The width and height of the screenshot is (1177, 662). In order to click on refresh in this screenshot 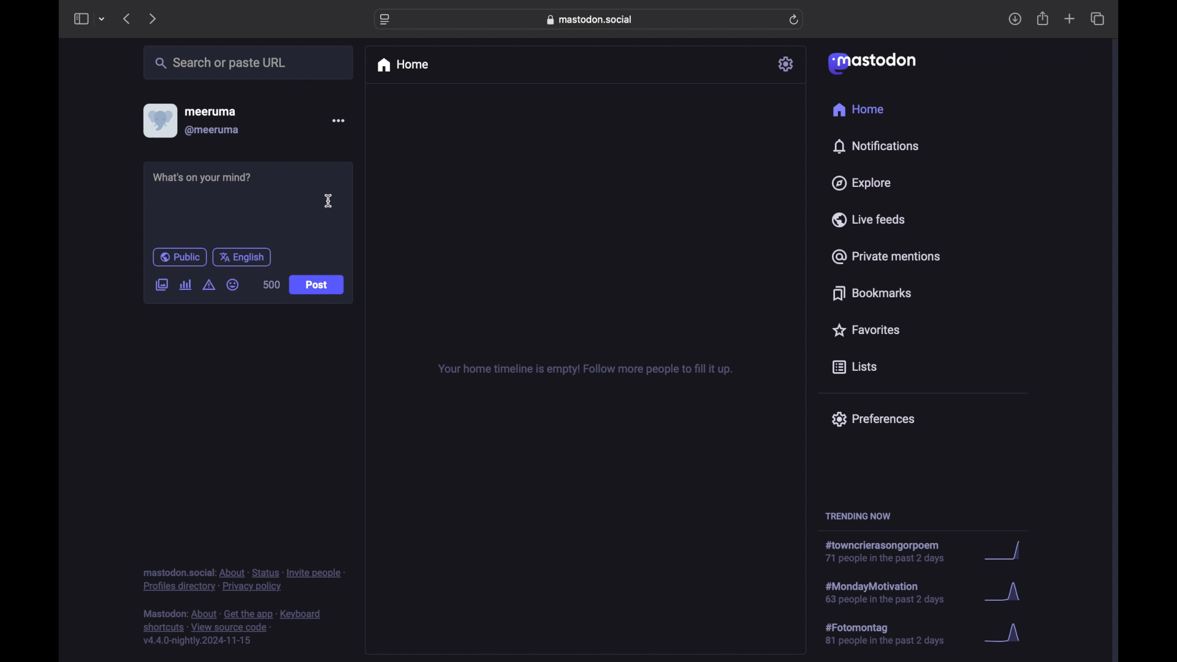, I will do `click(794, 20)`.